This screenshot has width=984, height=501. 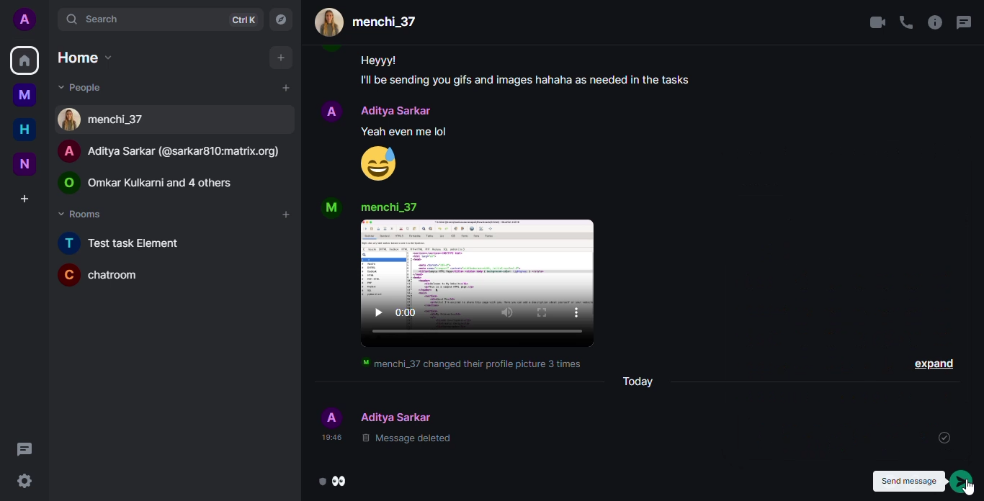 What do you see at coordinates (24, 165) in the screenshot?
I see `new` at bounding box center [24, 165].